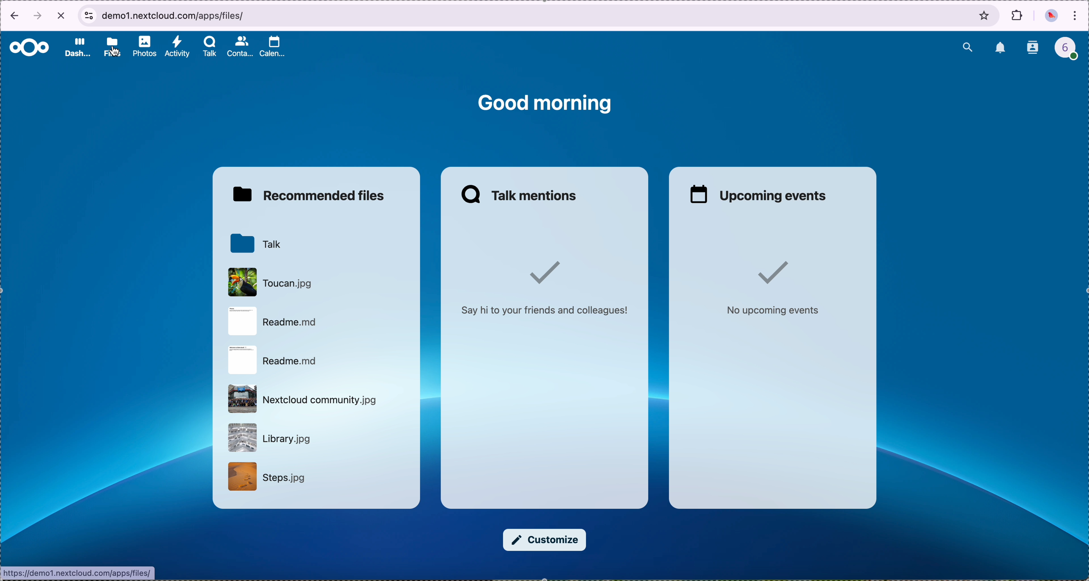 This screenshot has height=581, width=1089. I want to click on talk, so click(210, 47).